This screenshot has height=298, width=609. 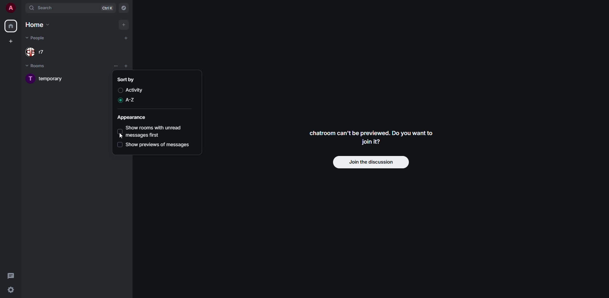 I want to click on activity, so click(x=136, y=89).